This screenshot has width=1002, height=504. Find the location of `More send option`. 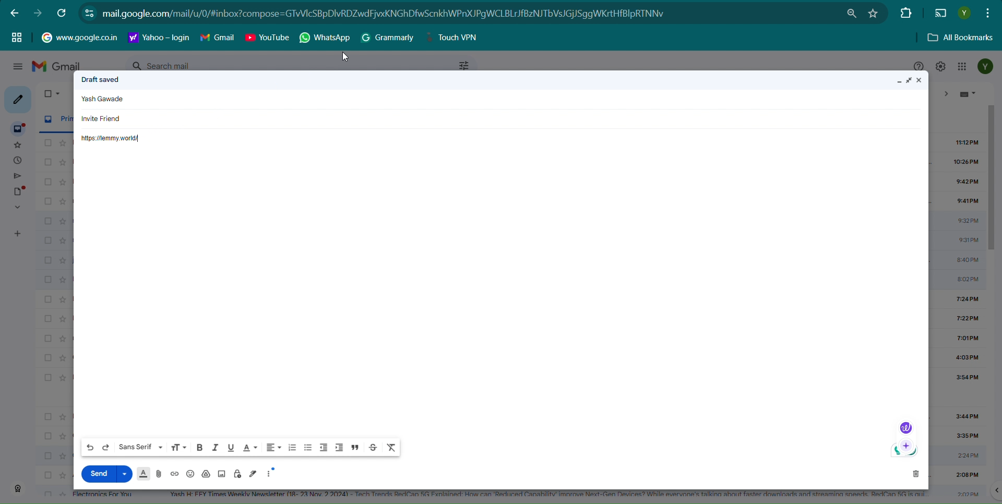

More send option is located at coordinates (125, 473).